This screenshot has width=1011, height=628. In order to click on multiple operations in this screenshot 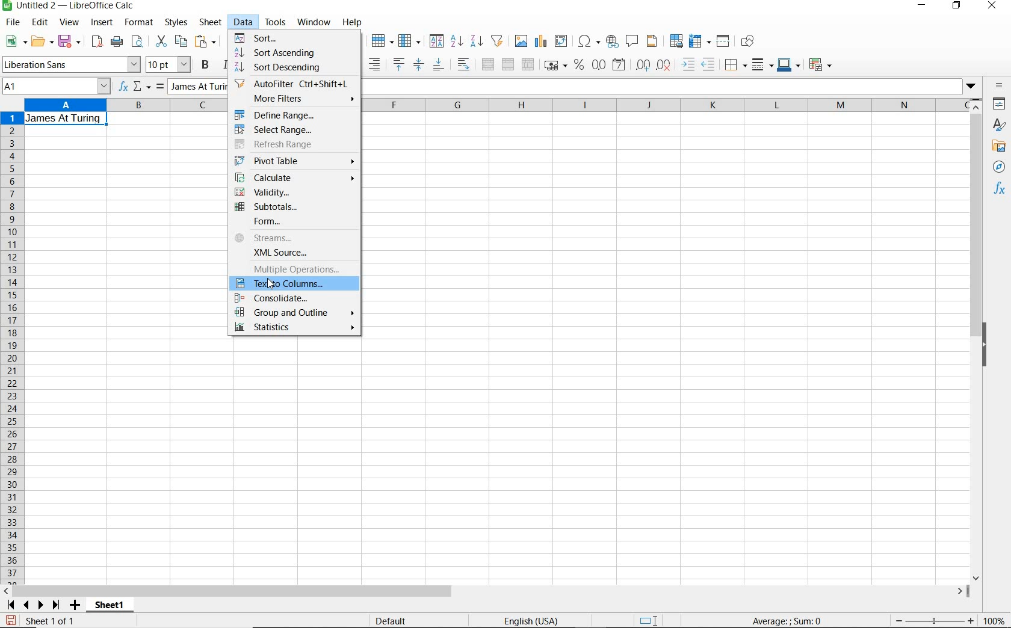, I will do `click(298, 269)`.